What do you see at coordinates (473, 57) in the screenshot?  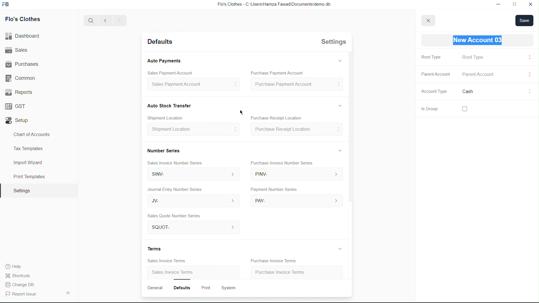 I see `Root Type` at bounding box center [473, 57].